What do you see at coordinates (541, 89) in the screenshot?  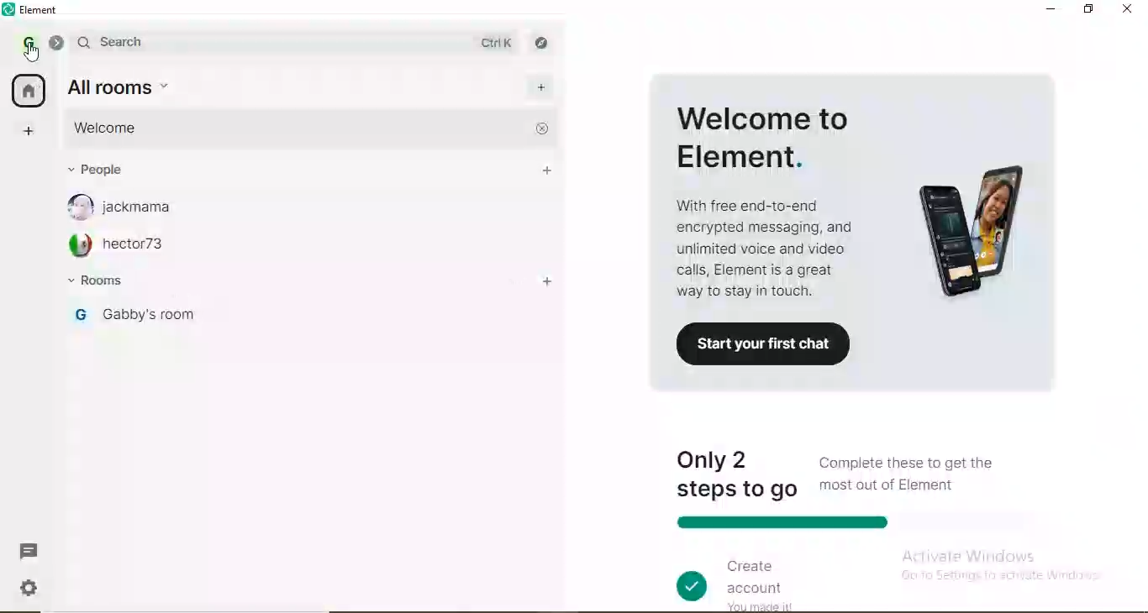 I see `add room` at bounding box center [541, 89].